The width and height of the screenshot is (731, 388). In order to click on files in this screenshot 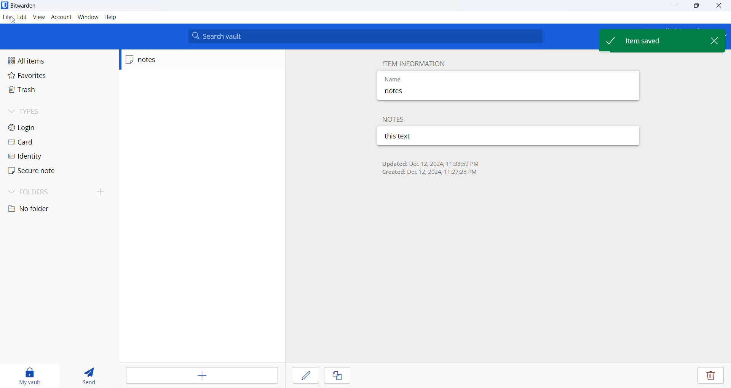, I will do `click(6, 16)`.